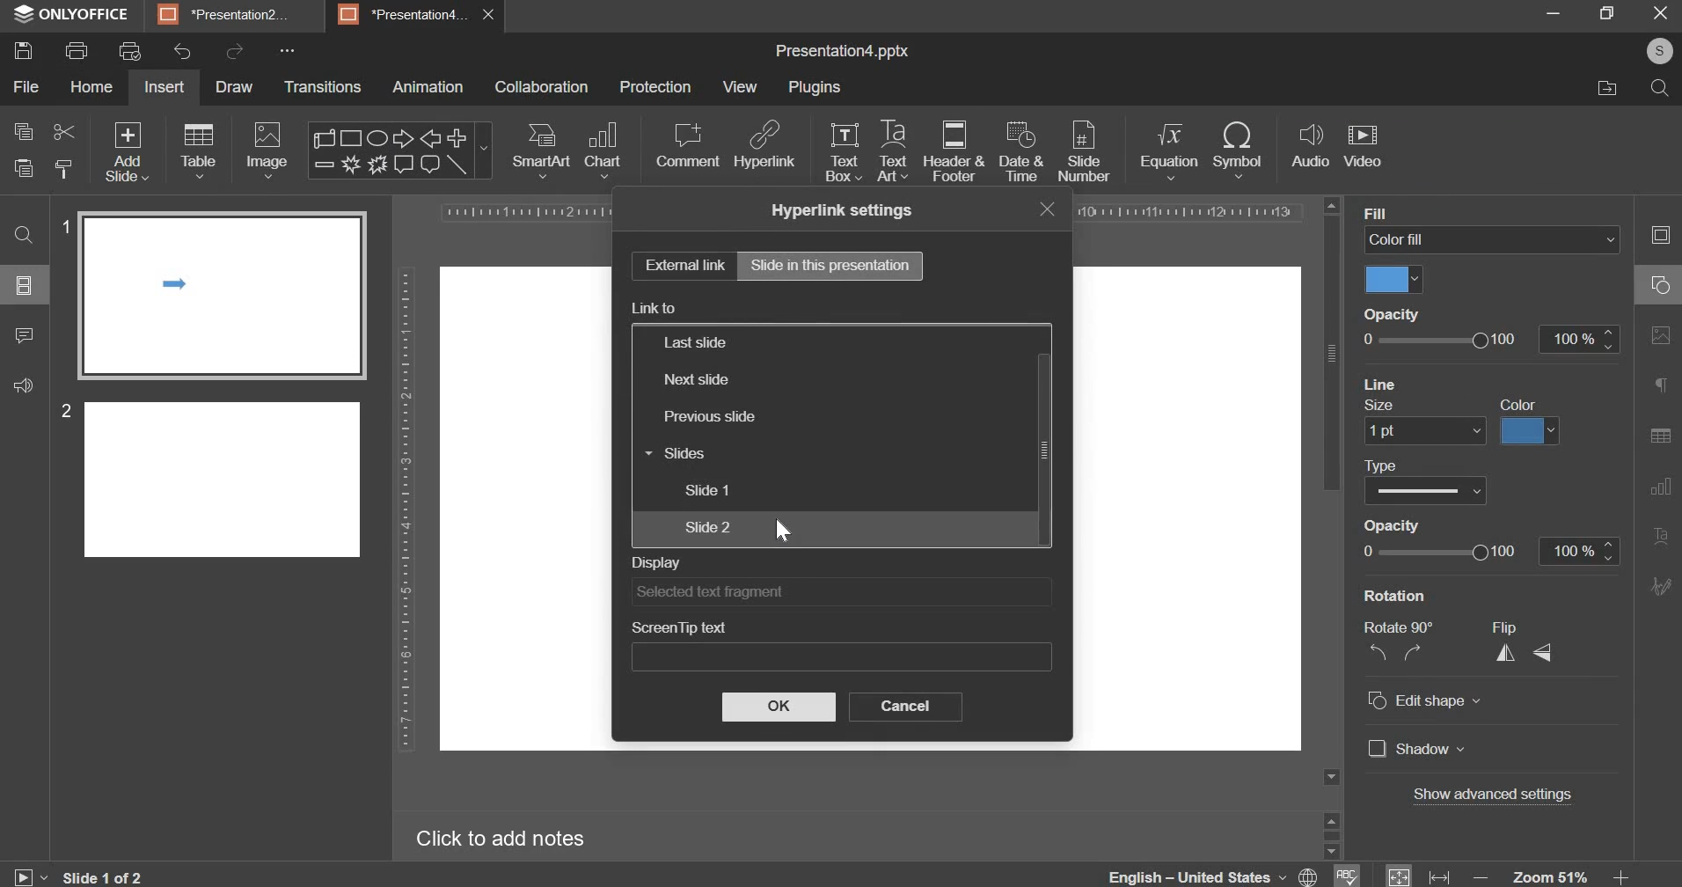  Describe the element at coordinates (1437, 384) in the screenshot. I see `` at that location.